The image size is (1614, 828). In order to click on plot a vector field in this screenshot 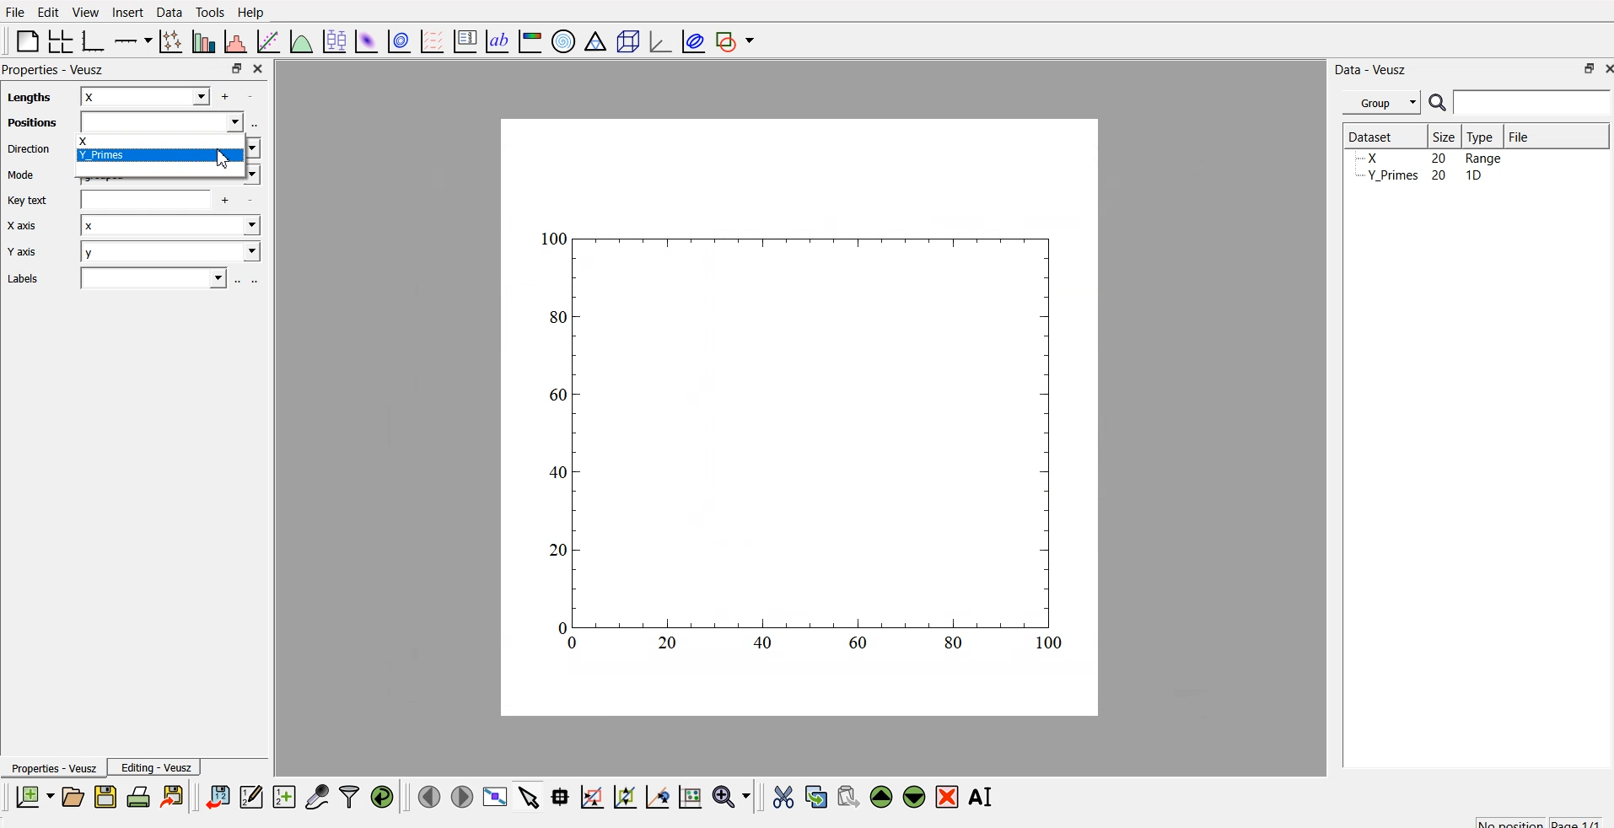, I will do `click(435, 40)`.